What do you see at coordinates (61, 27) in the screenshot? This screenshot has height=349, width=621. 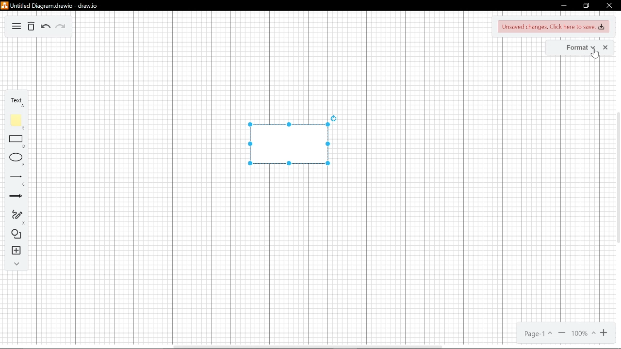 I see `forward` at bounding box center [61, 27].